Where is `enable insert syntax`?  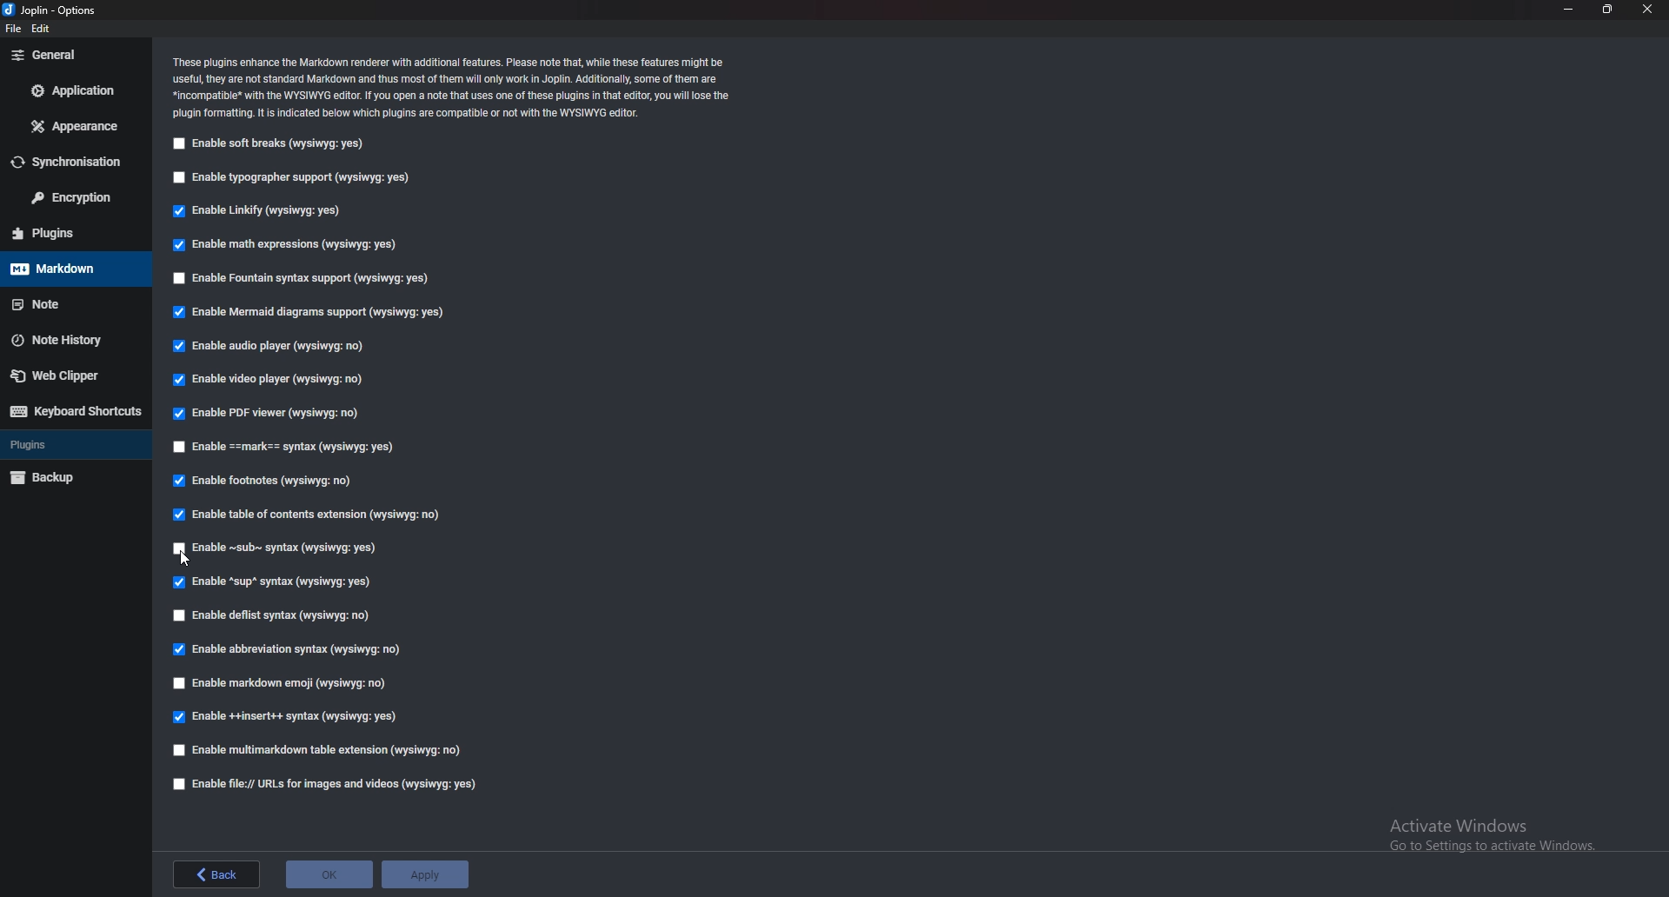 enable insert syntax is located at coordinates (286, 716).